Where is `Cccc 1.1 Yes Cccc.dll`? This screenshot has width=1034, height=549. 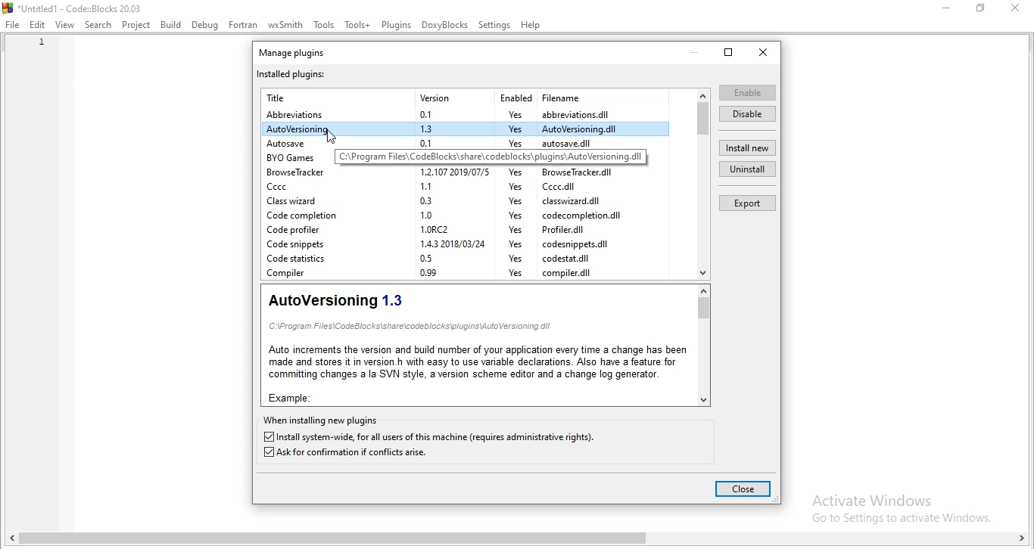 Cccc 1.1 Yes Cccc.dll is located at coordinates (443, 186).